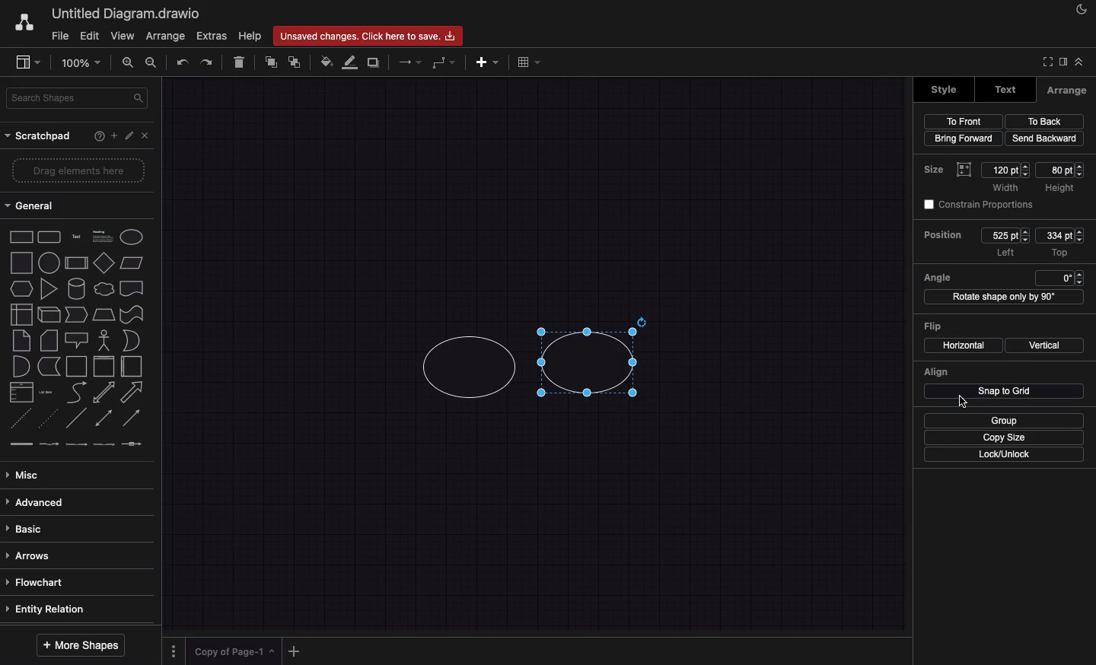 Image resolution: width=1096 pixels, height=665 pixels. Describe the element at coordinates (21, 289) in the screenshot. I see `hexagon` at that location.